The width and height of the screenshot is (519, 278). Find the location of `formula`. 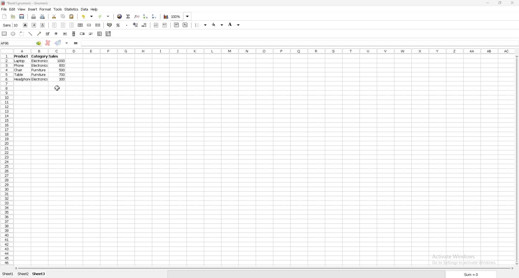

formula is located at coordinates (76, 43).